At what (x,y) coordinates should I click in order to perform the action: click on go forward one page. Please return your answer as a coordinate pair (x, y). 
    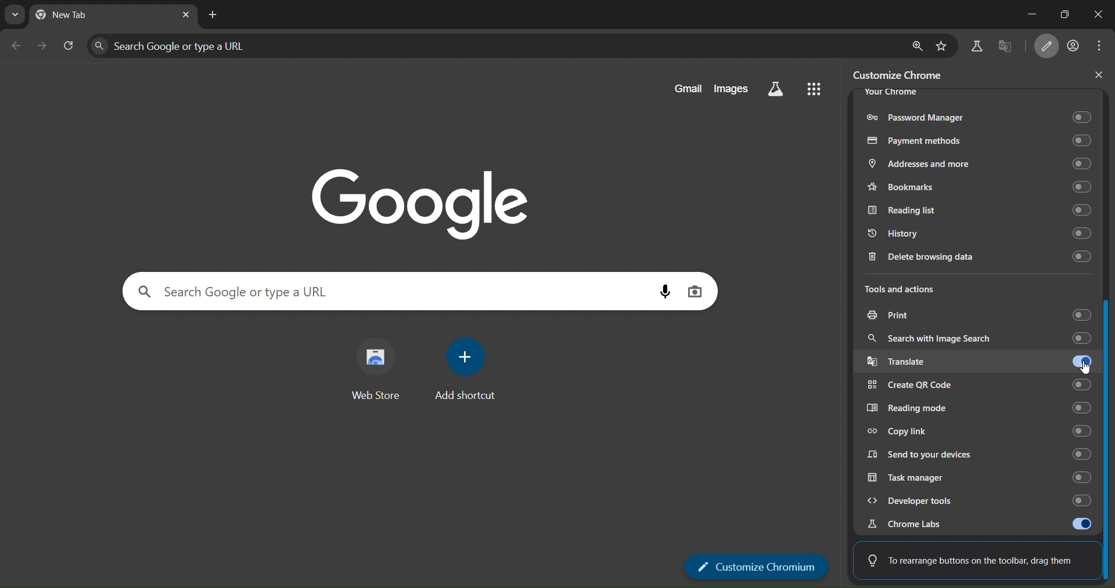
    Looking at the image, I should click on (43, 47).